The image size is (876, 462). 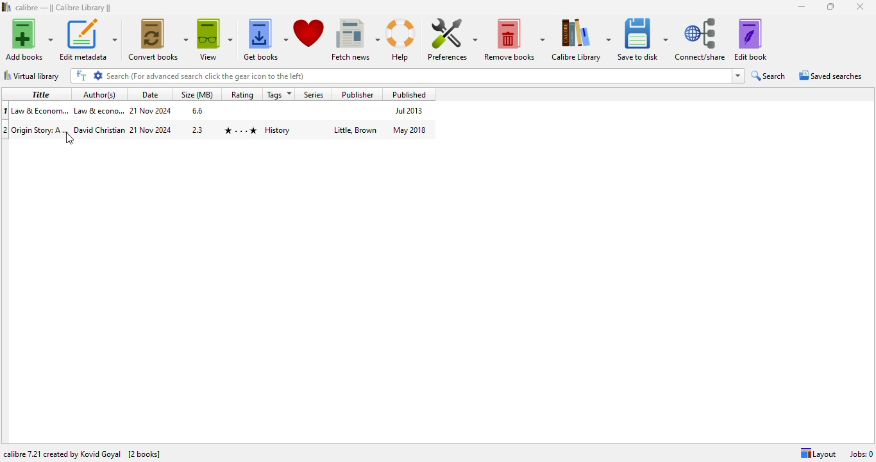 I want to click on add books, so click(x=28, y=39).